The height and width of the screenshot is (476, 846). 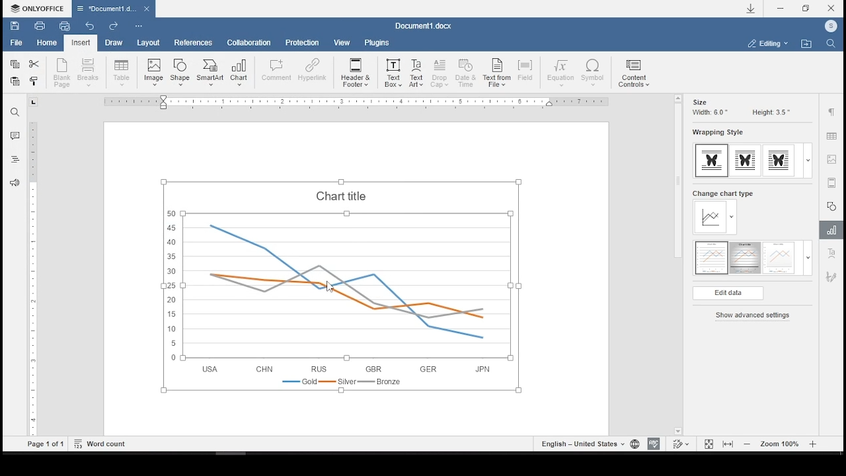 I want to click on chart style 1, so click(x=712, y=258).